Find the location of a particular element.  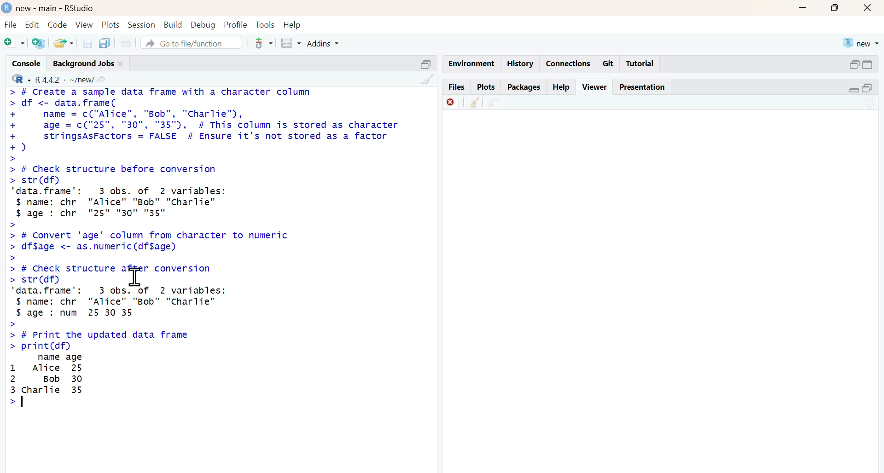

Environment  is located at coordinates (472, 63).